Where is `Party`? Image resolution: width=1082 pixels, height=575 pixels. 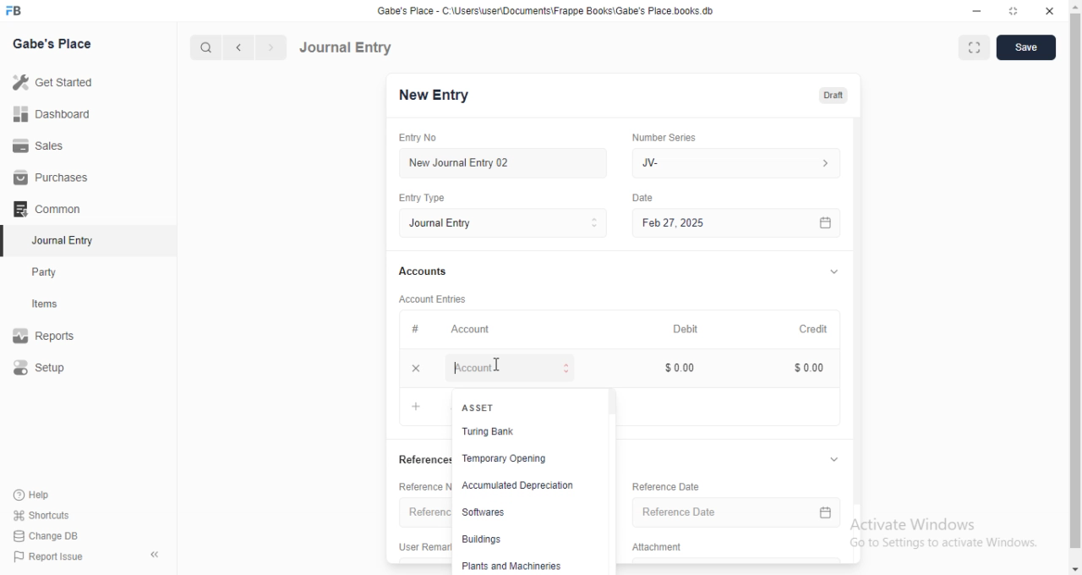
Party is located at coordinates (46, 272).